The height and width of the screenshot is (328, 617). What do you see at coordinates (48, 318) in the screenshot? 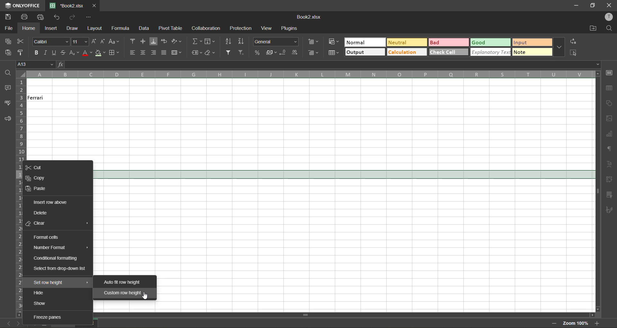
I see `freeze panes` at bounding box center [48, 318].